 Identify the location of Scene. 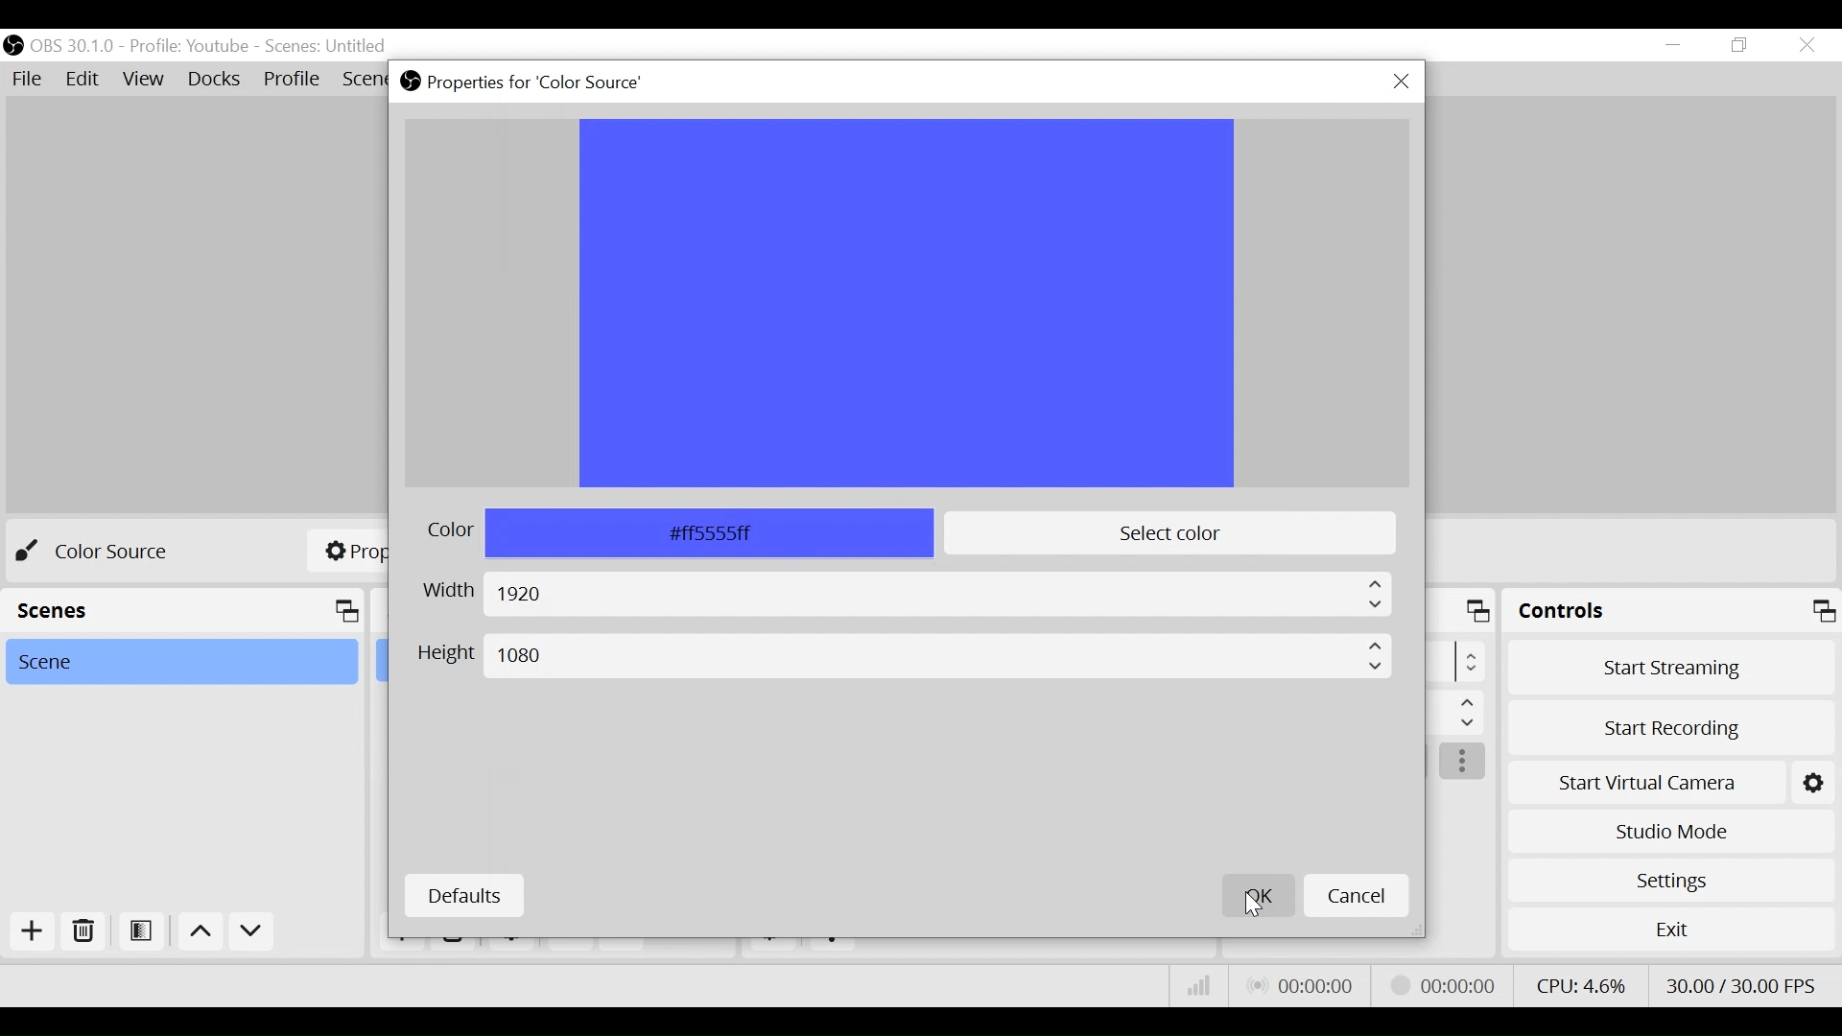
(179, 662).